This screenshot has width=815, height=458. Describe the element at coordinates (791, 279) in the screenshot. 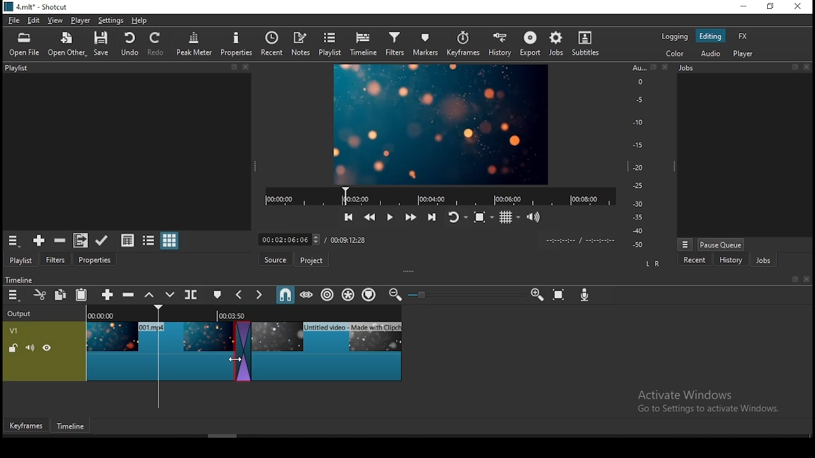

I see `bookmark` at that location.